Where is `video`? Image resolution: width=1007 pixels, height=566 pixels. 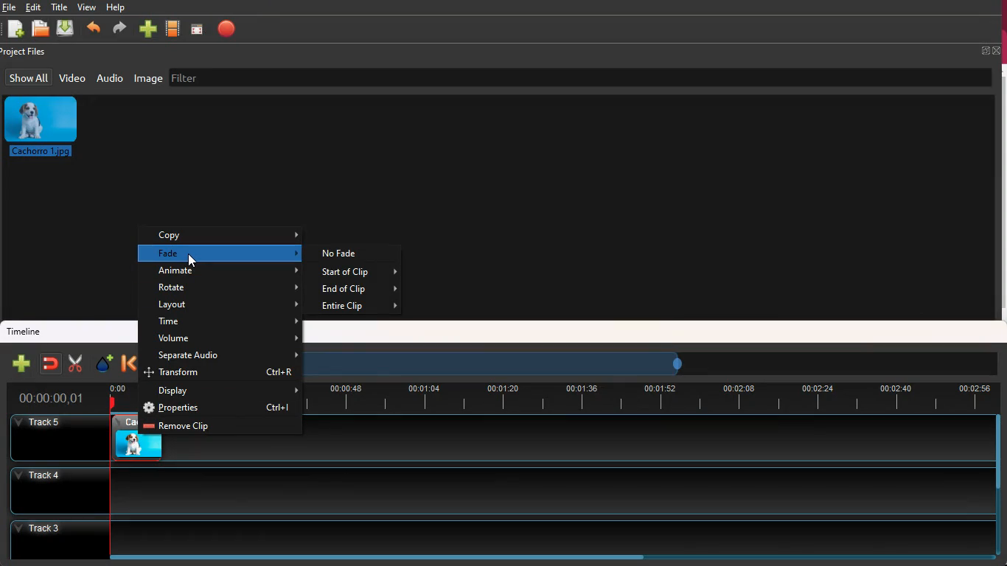
video is located at coordinates (125, 438).